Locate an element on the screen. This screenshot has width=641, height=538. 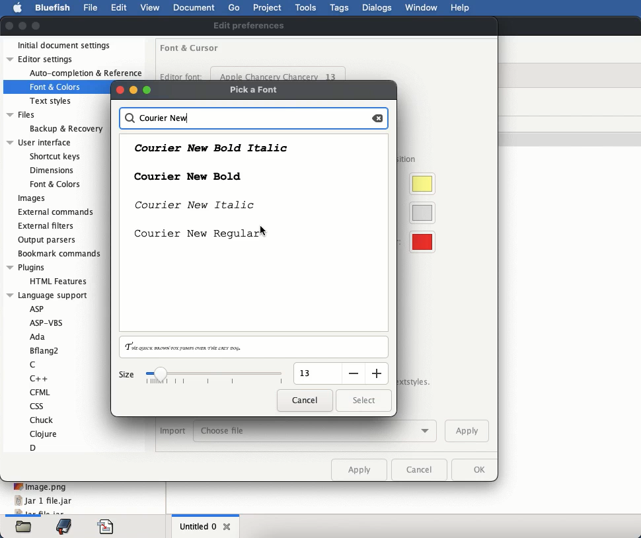
courier new is located at coordinates (165, 118).